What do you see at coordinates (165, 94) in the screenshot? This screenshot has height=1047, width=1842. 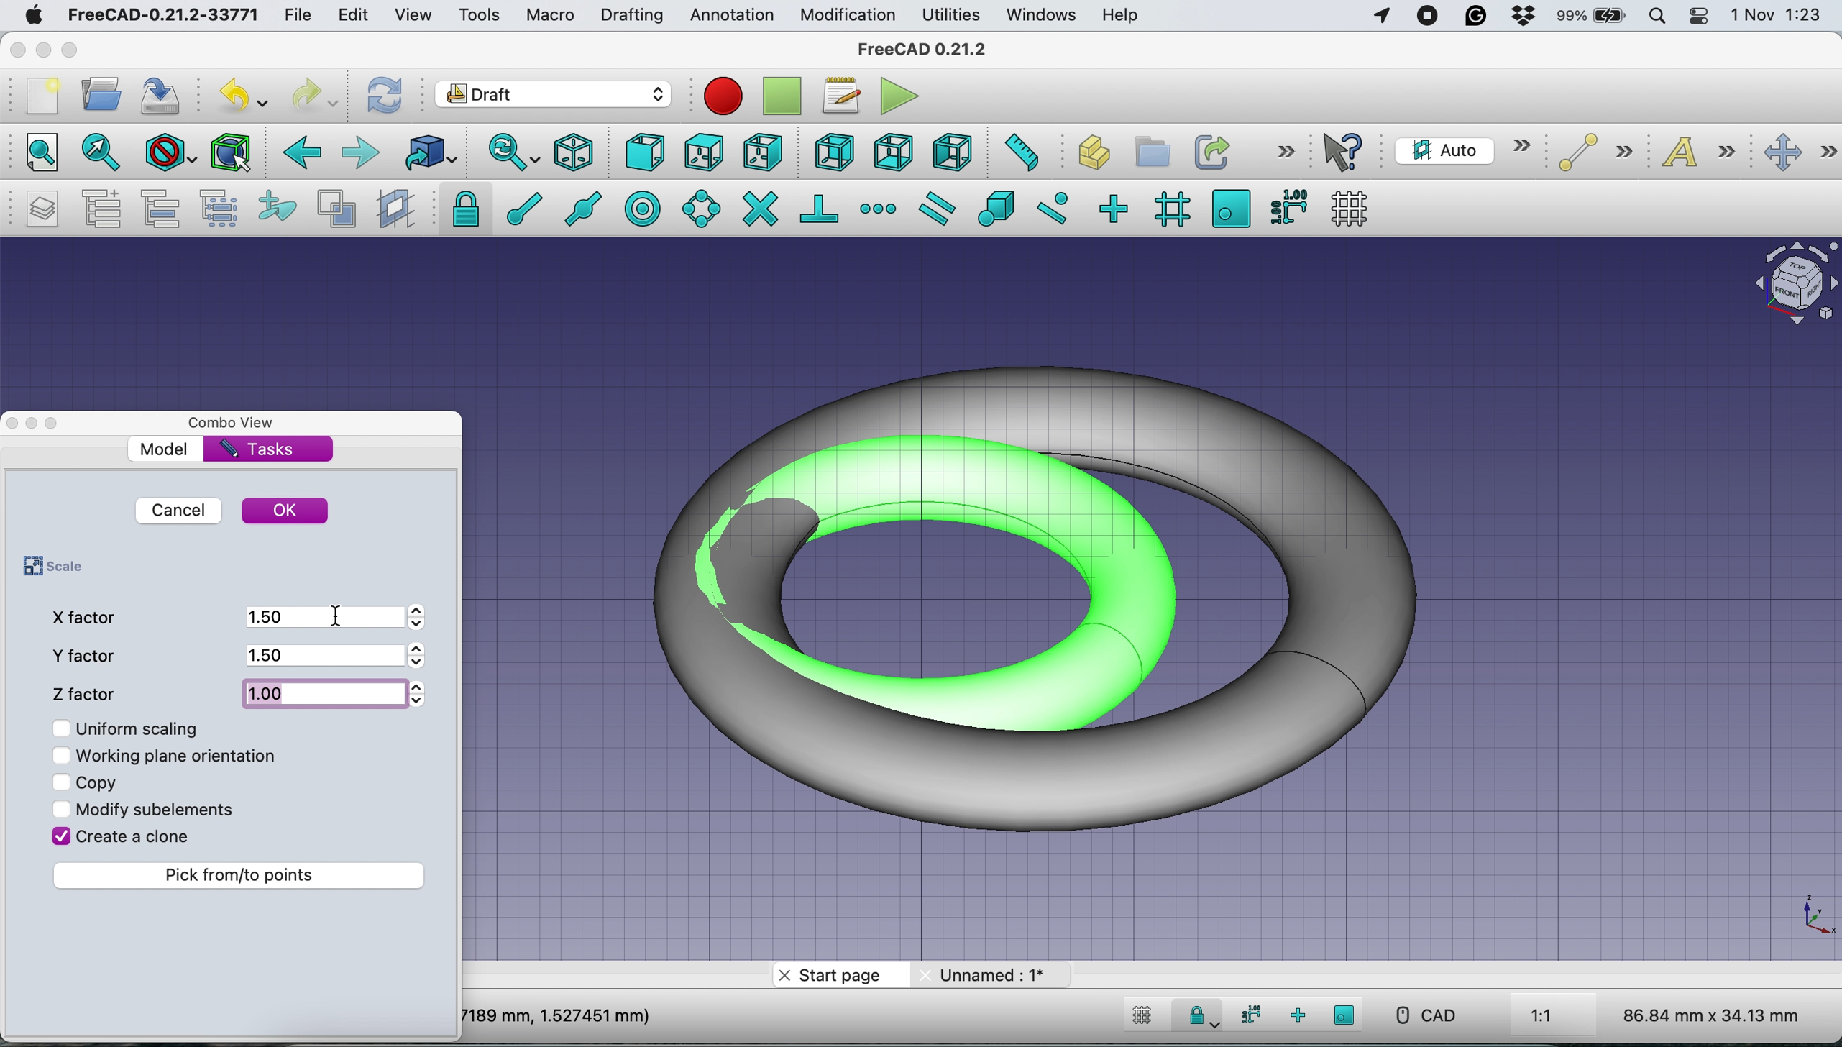 I see `save` at bounding box center [165, 94].